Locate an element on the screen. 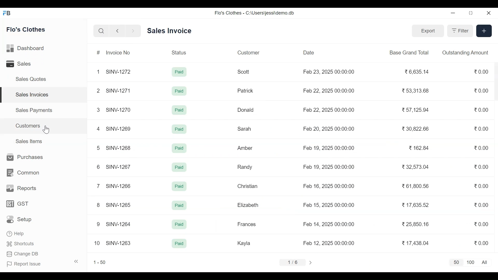  SINV-1269 is located at coordinates (119, 129).